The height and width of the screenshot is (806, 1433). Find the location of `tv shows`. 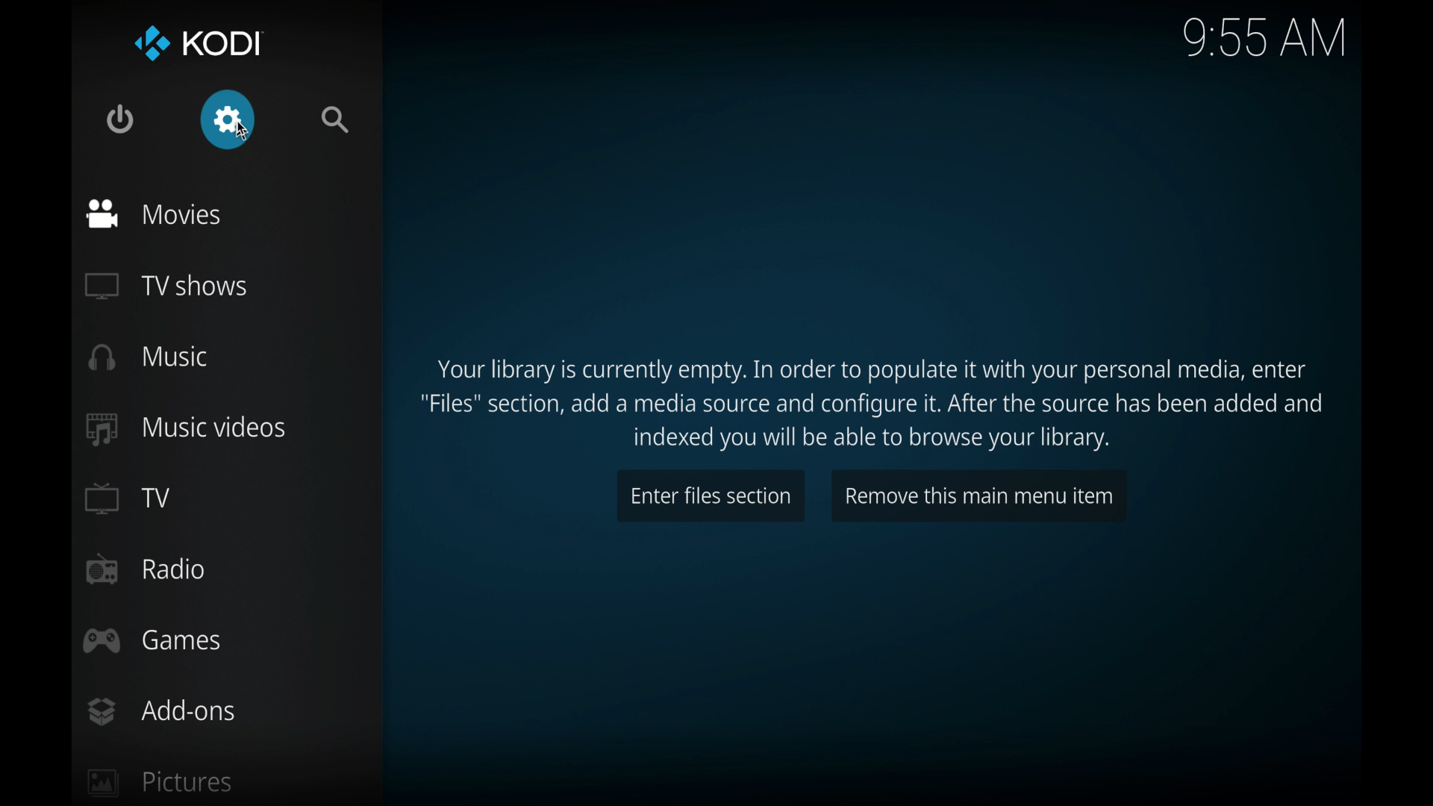

tv shows is located at coordinates (169, 287).